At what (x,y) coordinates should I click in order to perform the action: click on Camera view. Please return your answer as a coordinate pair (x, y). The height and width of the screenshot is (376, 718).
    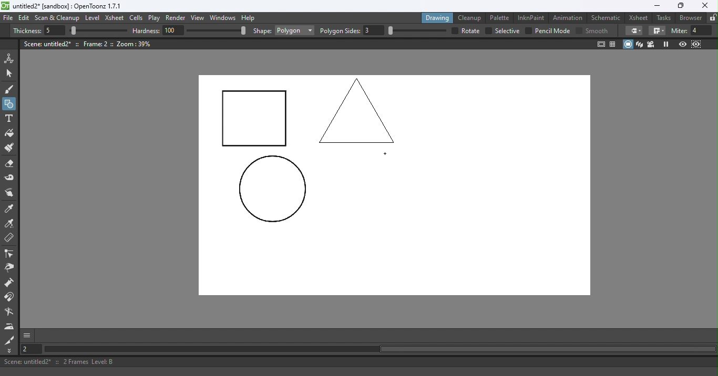
    Looking at the image, I should click on (652, 44).